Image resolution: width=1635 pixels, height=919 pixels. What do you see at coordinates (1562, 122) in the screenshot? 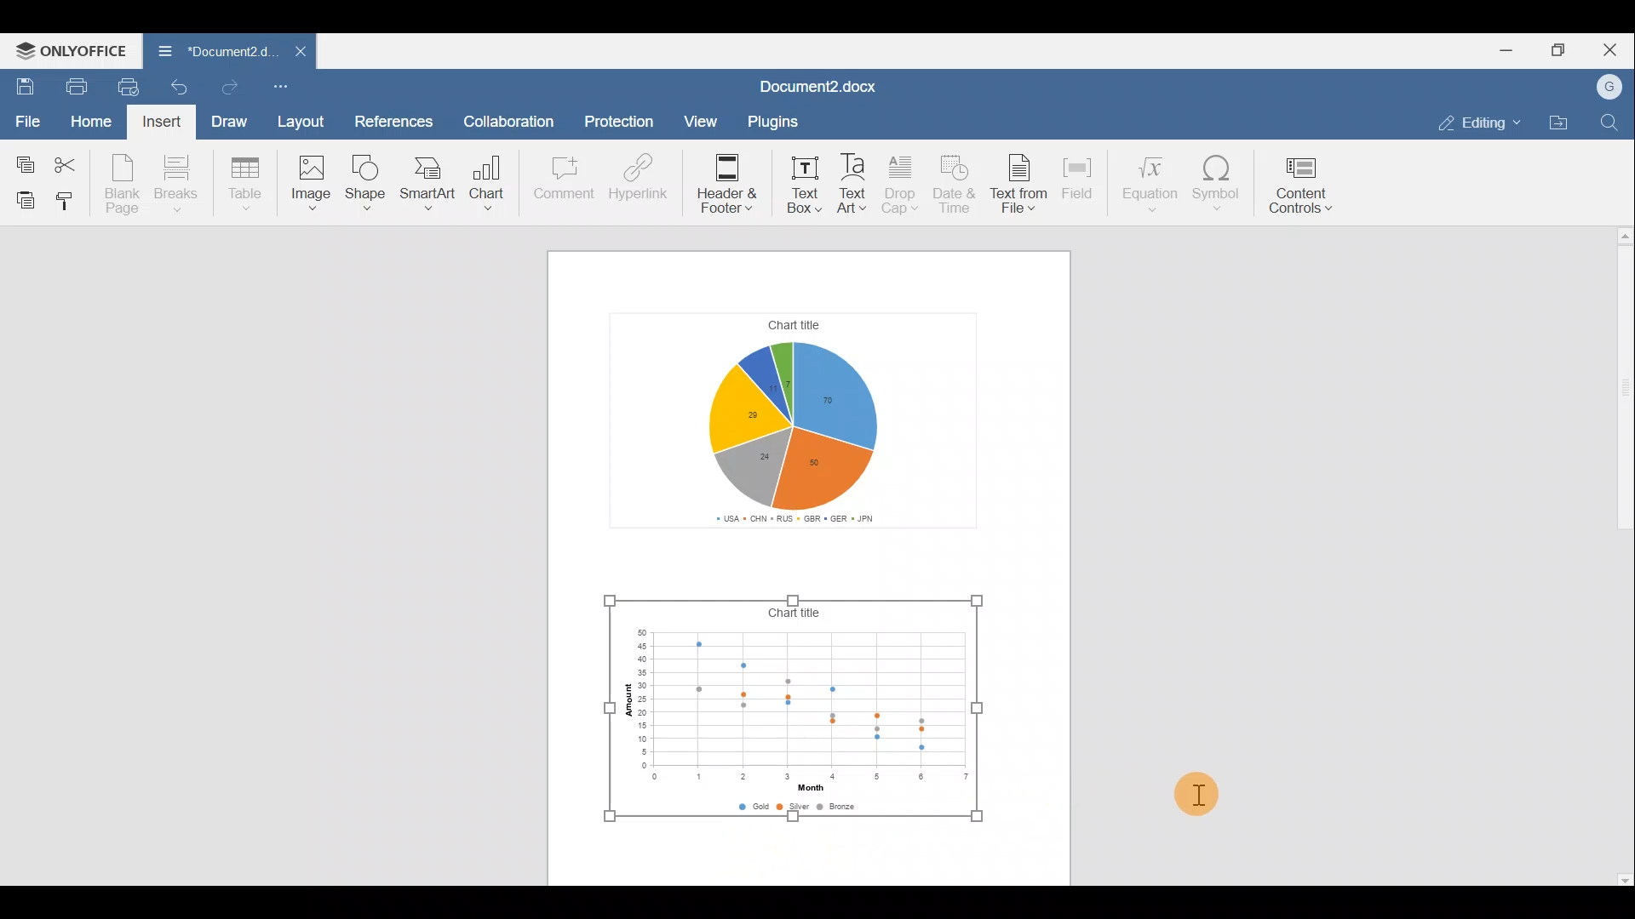
I see `Open file location` at bounding box center [1562, 122].